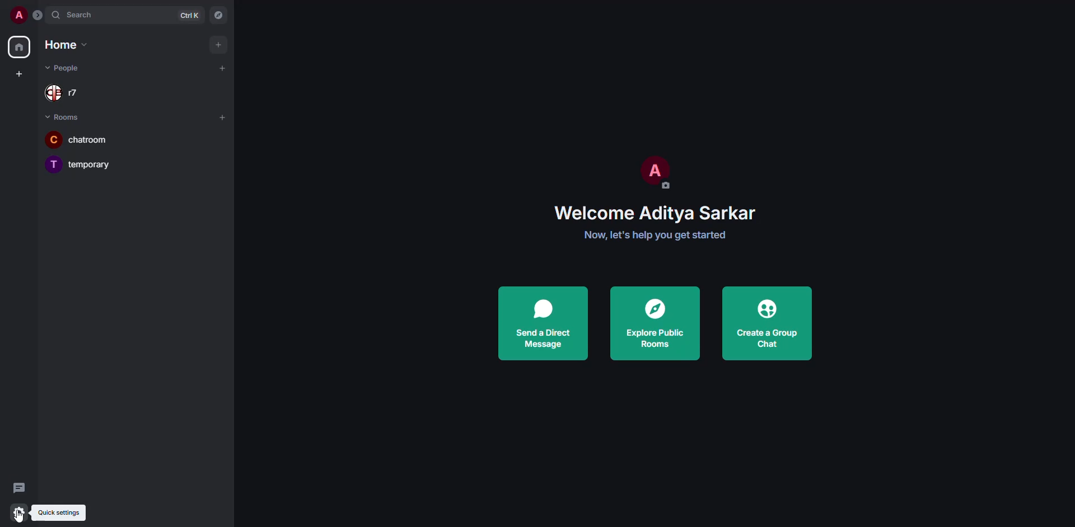 The width and height of the screenshot is (1075, 527). What do you see at coordinates (189, 16) in the screenshot?
I see `ctrl K` at bounding box center [189, 16].